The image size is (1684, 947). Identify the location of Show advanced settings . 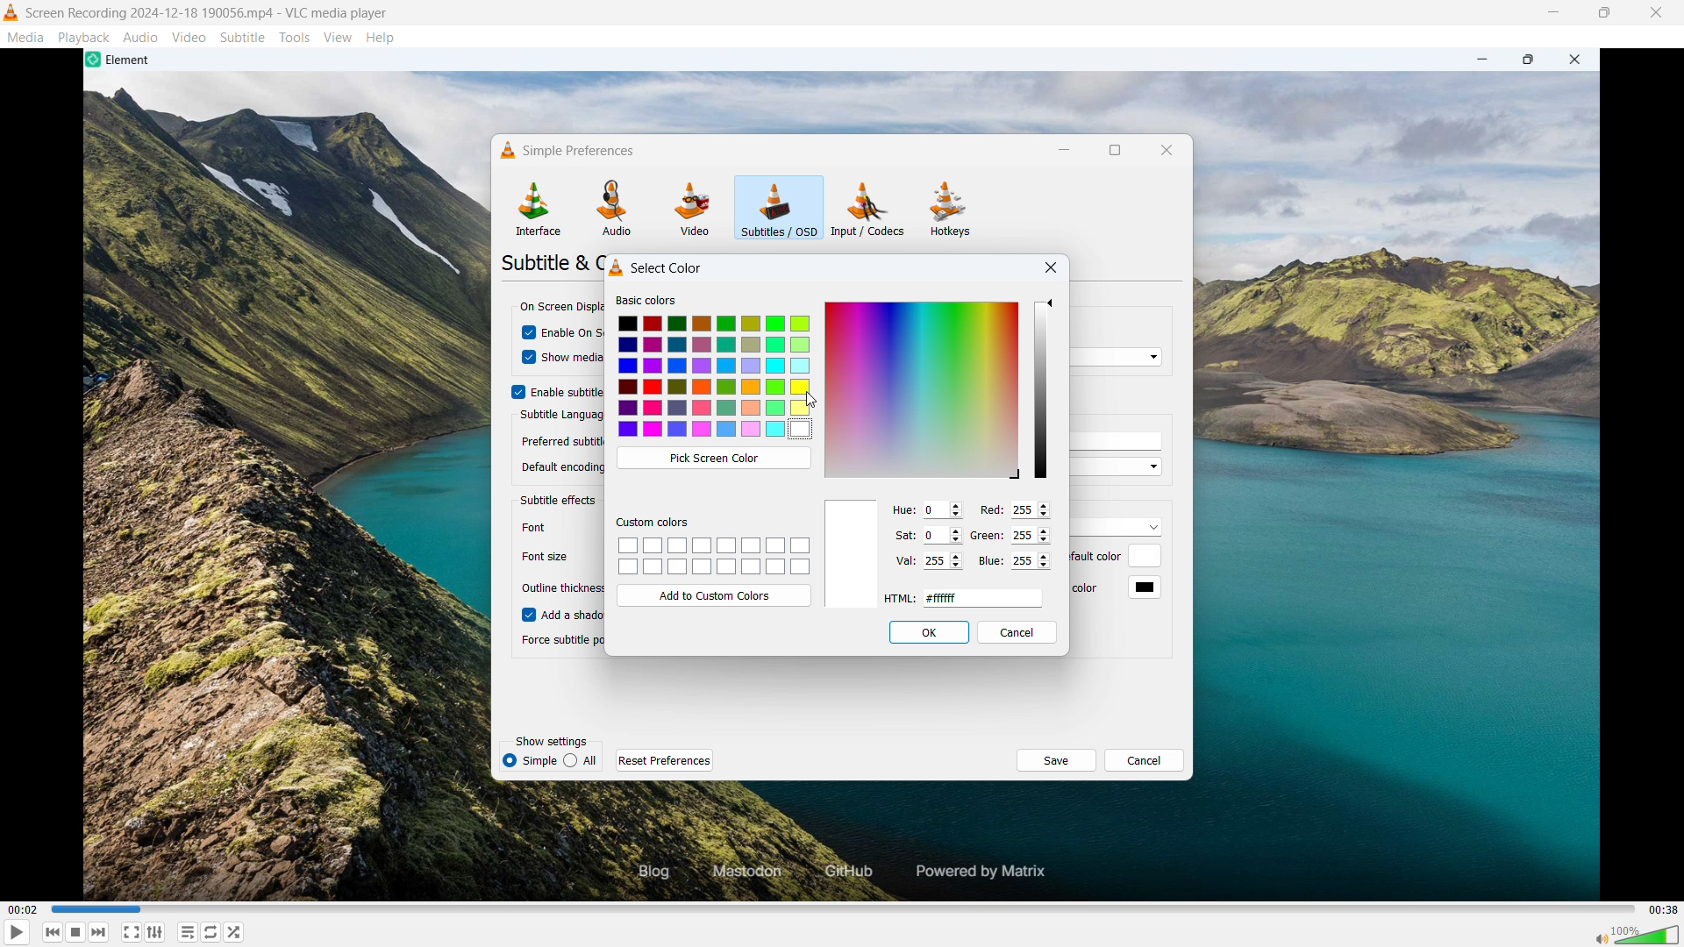
(154, 932).